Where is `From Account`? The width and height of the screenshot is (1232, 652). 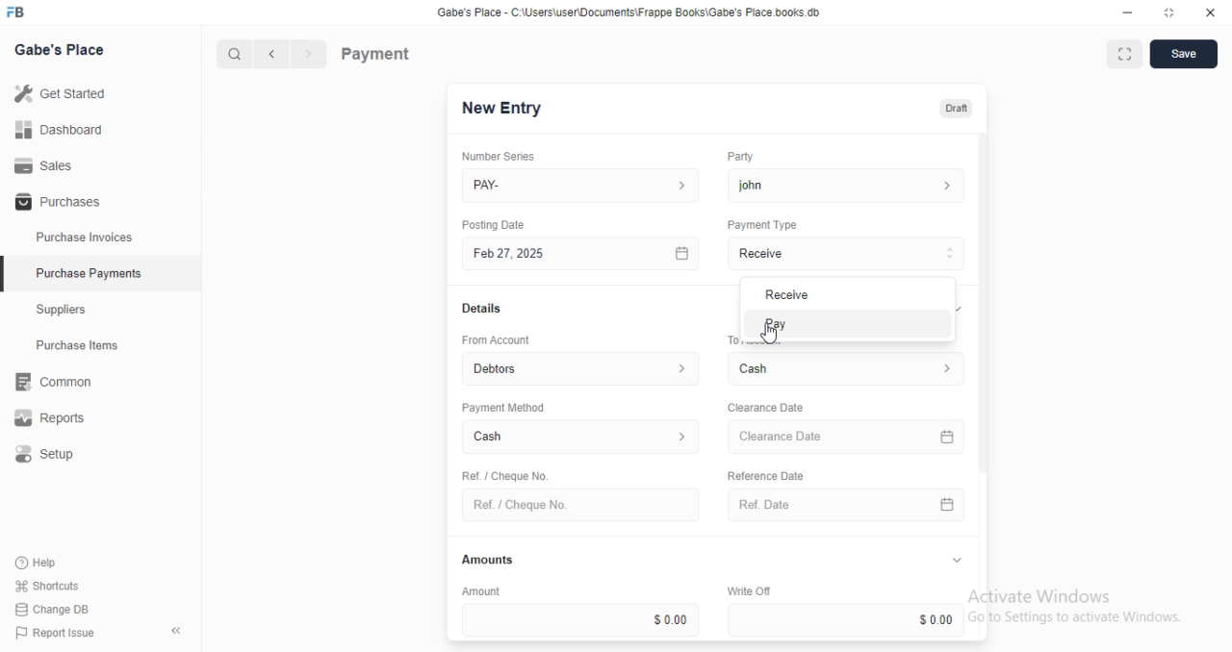 From Account is located at coordinates (582, 367).